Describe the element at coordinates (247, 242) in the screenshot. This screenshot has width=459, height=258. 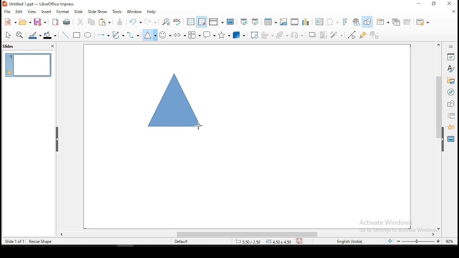
I see `6.9 / -0.26` at that location.